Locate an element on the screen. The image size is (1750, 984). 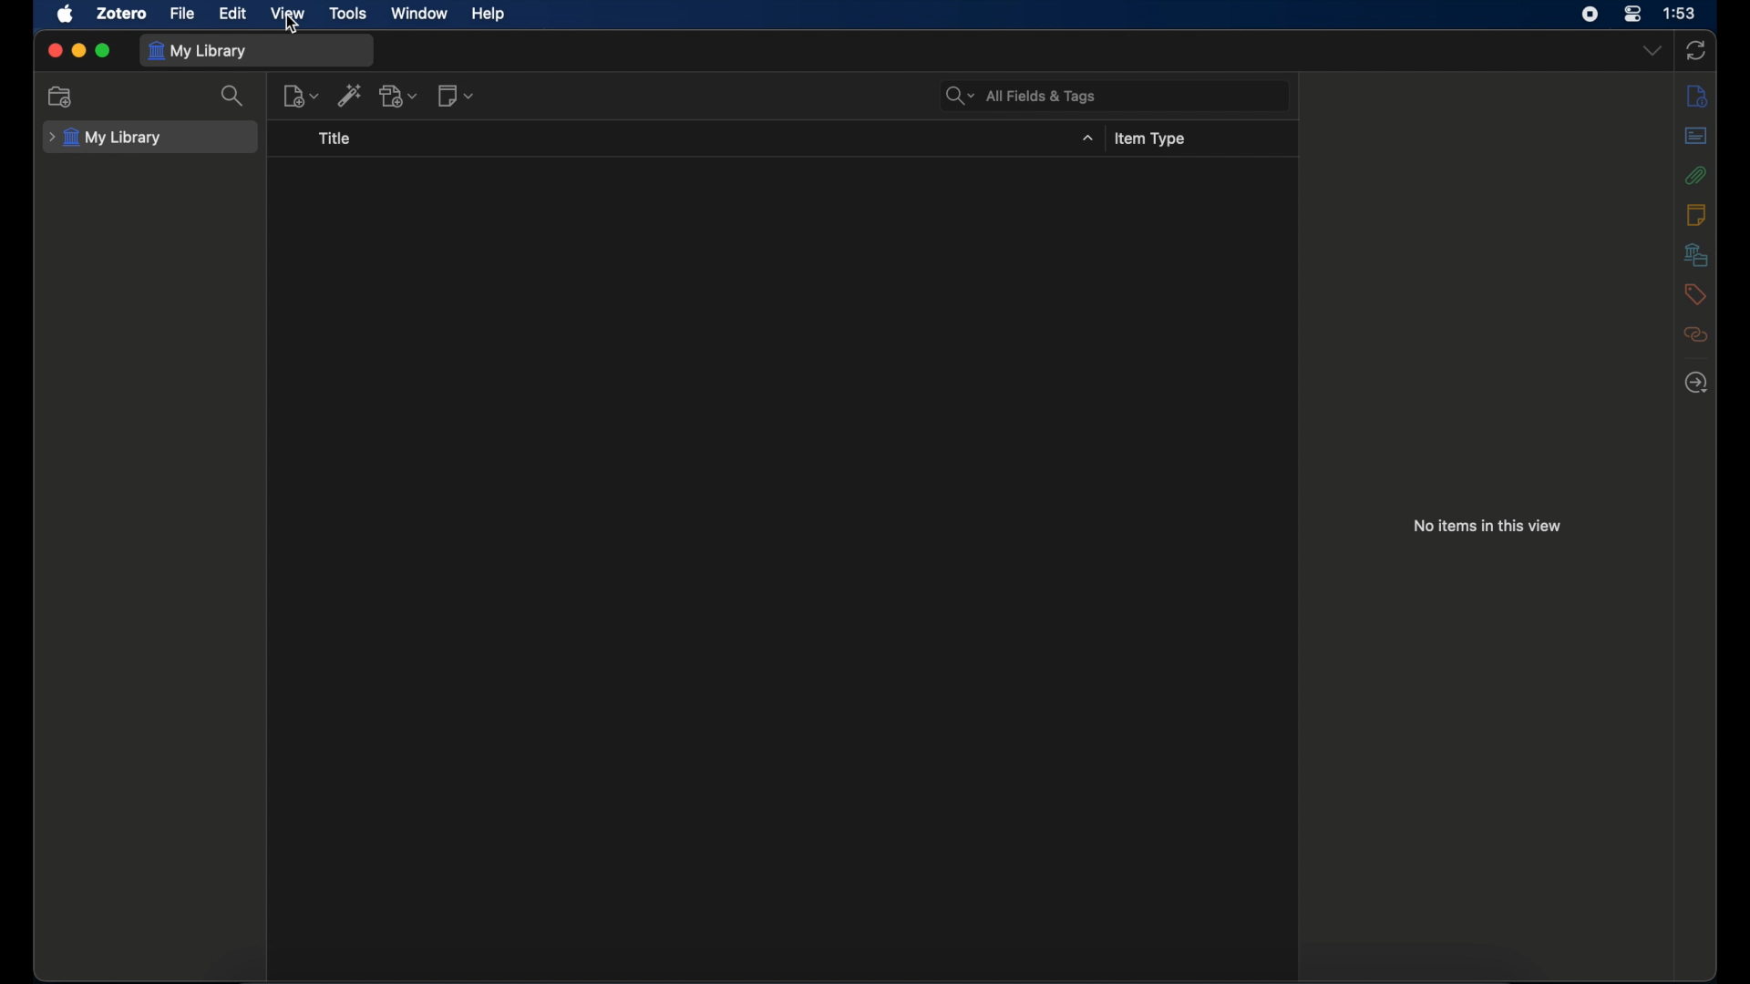
no items in this view is located at coordinates (1488, 526).